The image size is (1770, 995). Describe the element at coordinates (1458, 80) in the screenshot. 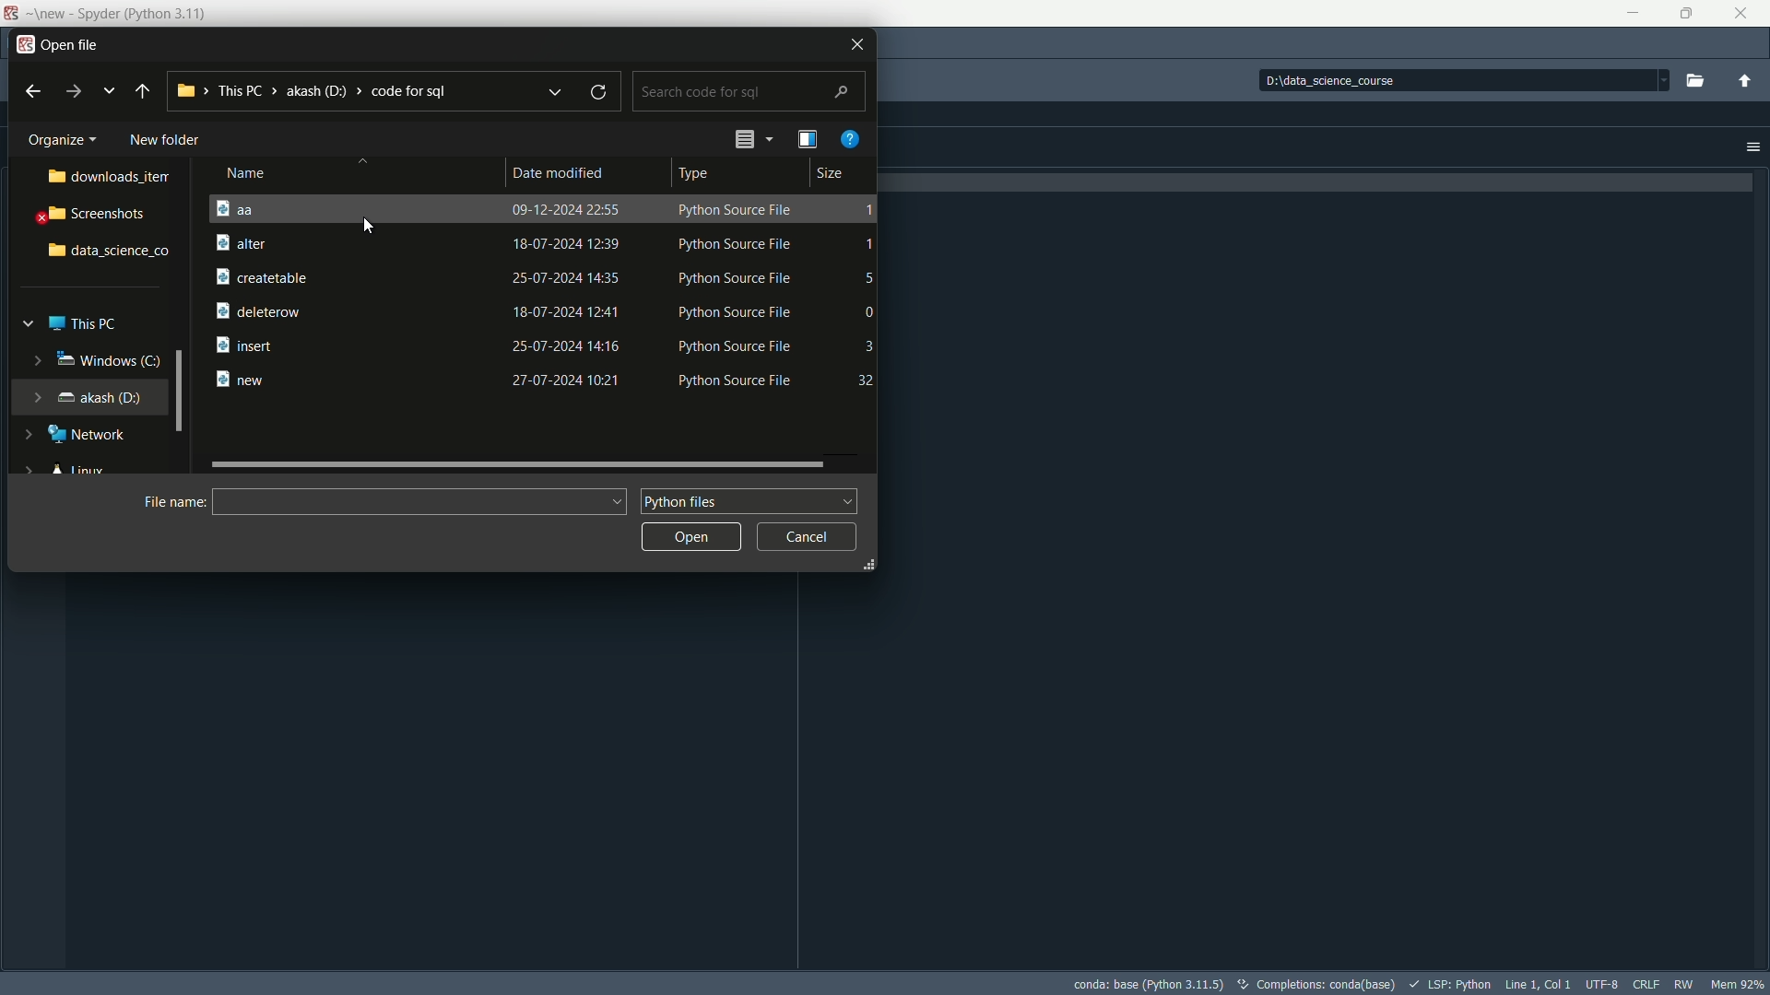

I see `directory` at that location.